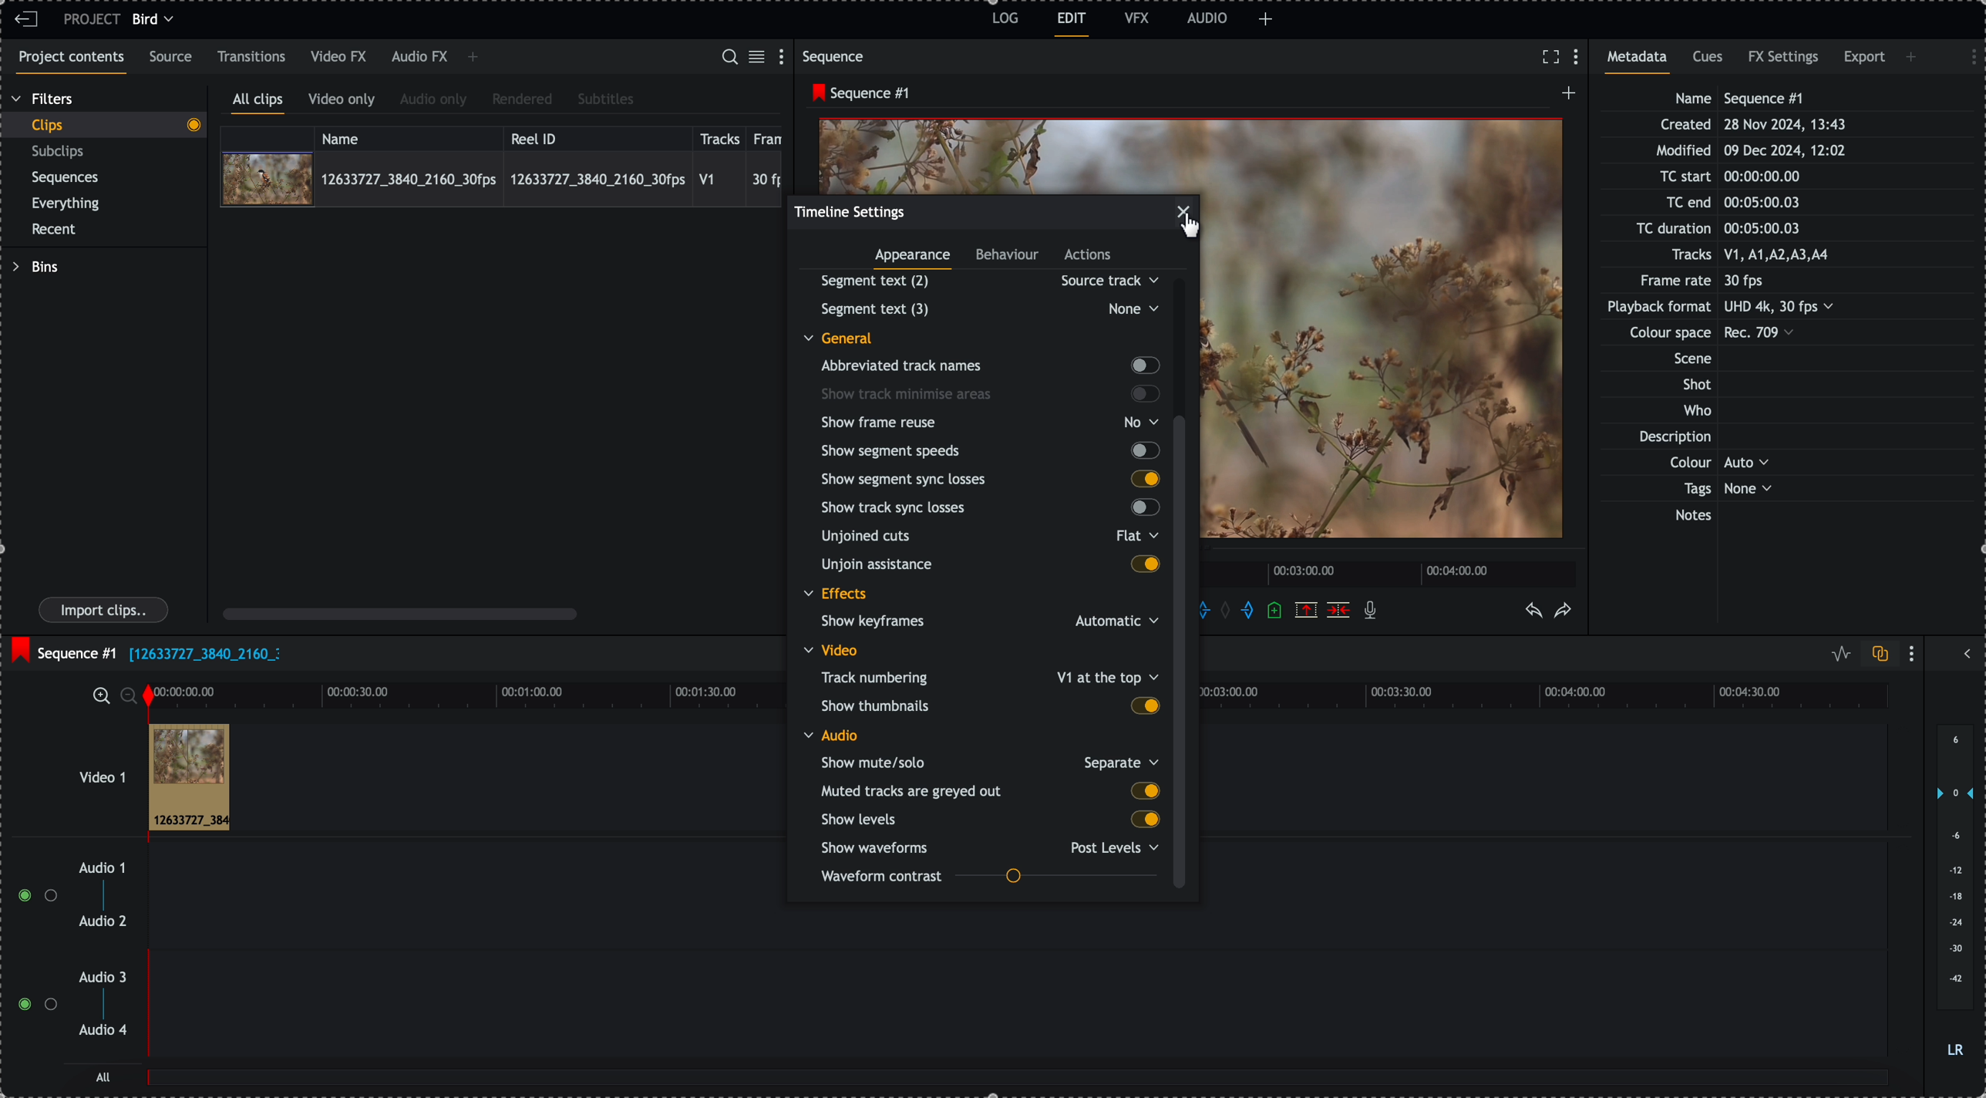 The height and width of the screenshot is (1098, 1986). Describe the element at coordinates (1188, 217) in the screenshot. I see `click on close timeline settings popup` at that location.